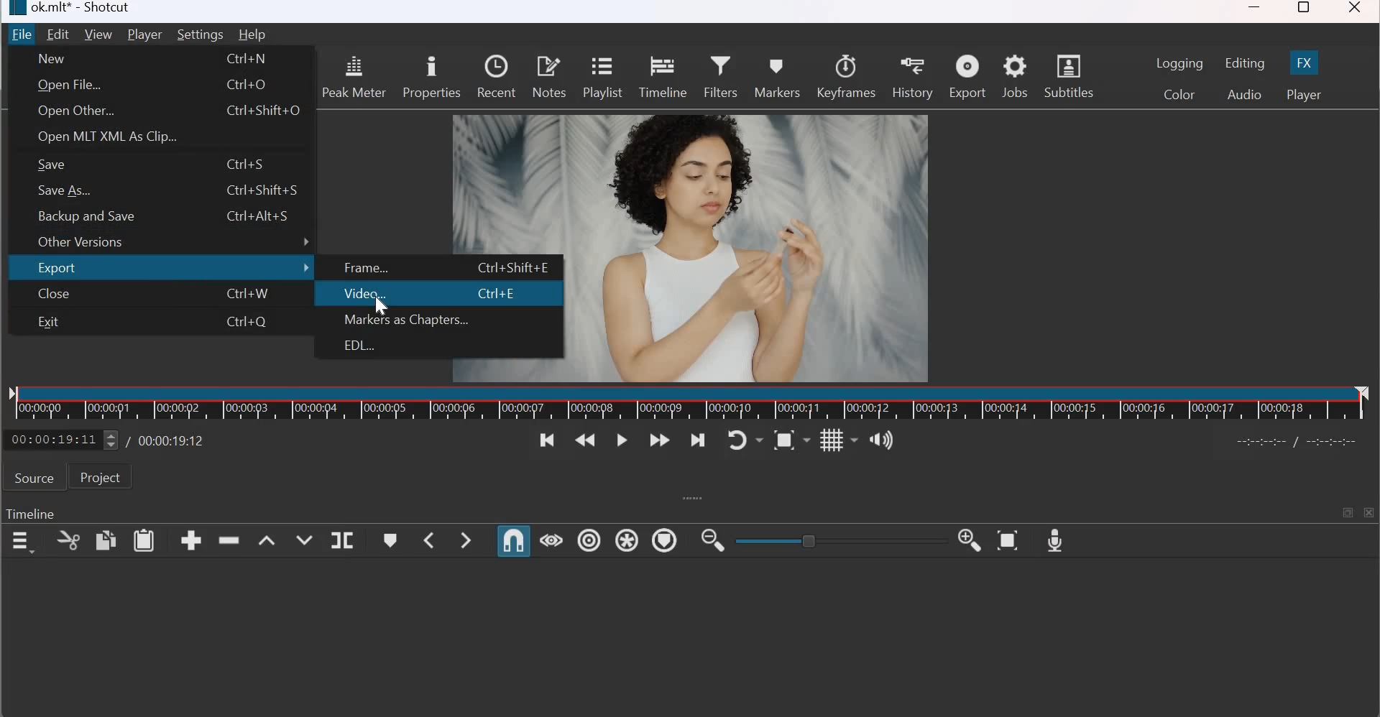 The height and width of the screenshot is (717, 1380). I want to click on Ctrl+Shift+O, so click(266, 111).